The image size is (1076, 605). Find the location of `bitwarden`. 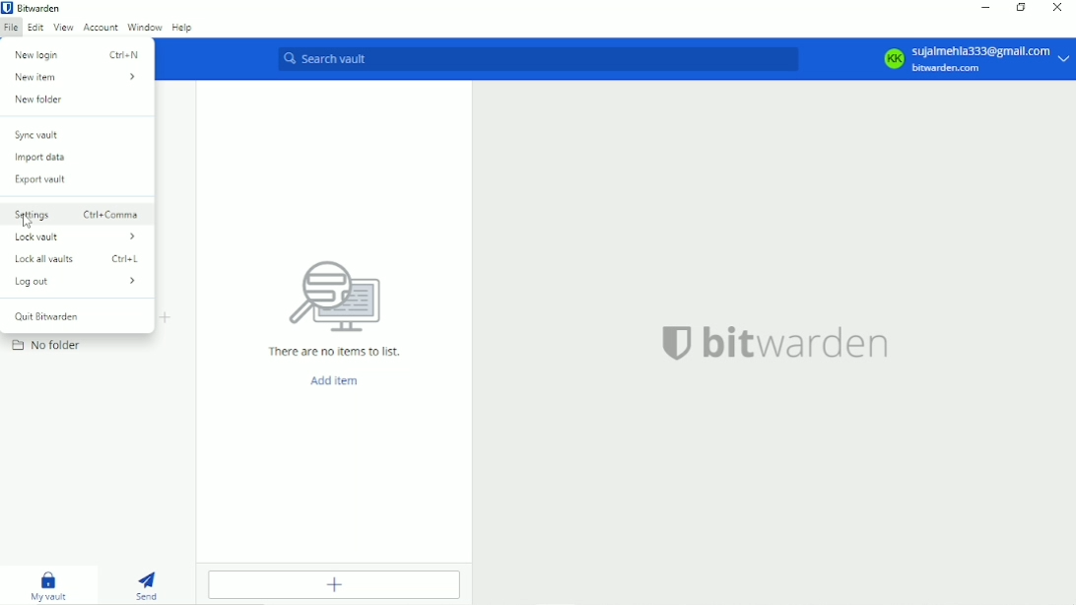

bitwarden is located at coordinates (770, 344).